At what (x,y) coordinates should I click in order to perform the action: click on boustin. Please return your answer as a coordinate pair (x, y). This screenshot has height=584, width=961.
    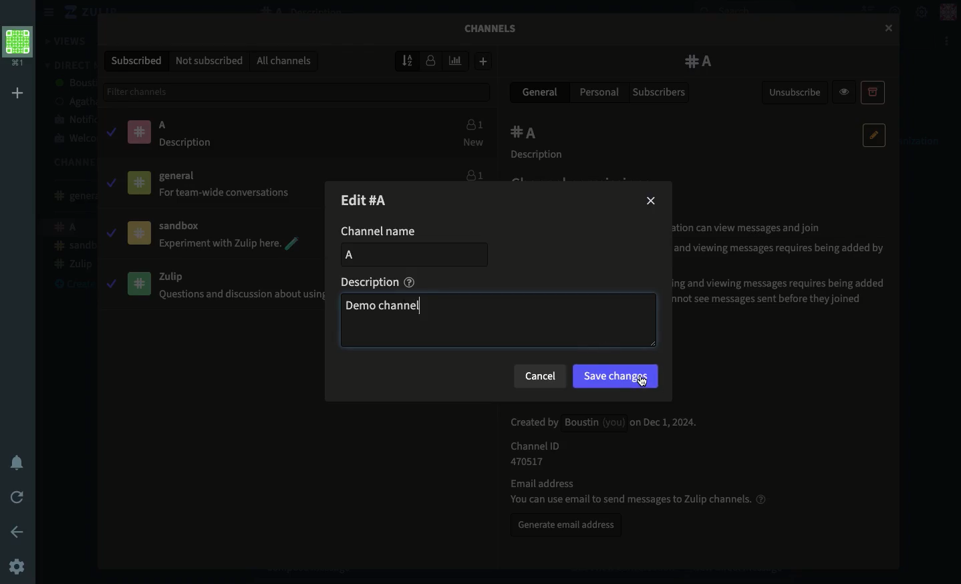
    Looking at the image, I should click on (75, 84).